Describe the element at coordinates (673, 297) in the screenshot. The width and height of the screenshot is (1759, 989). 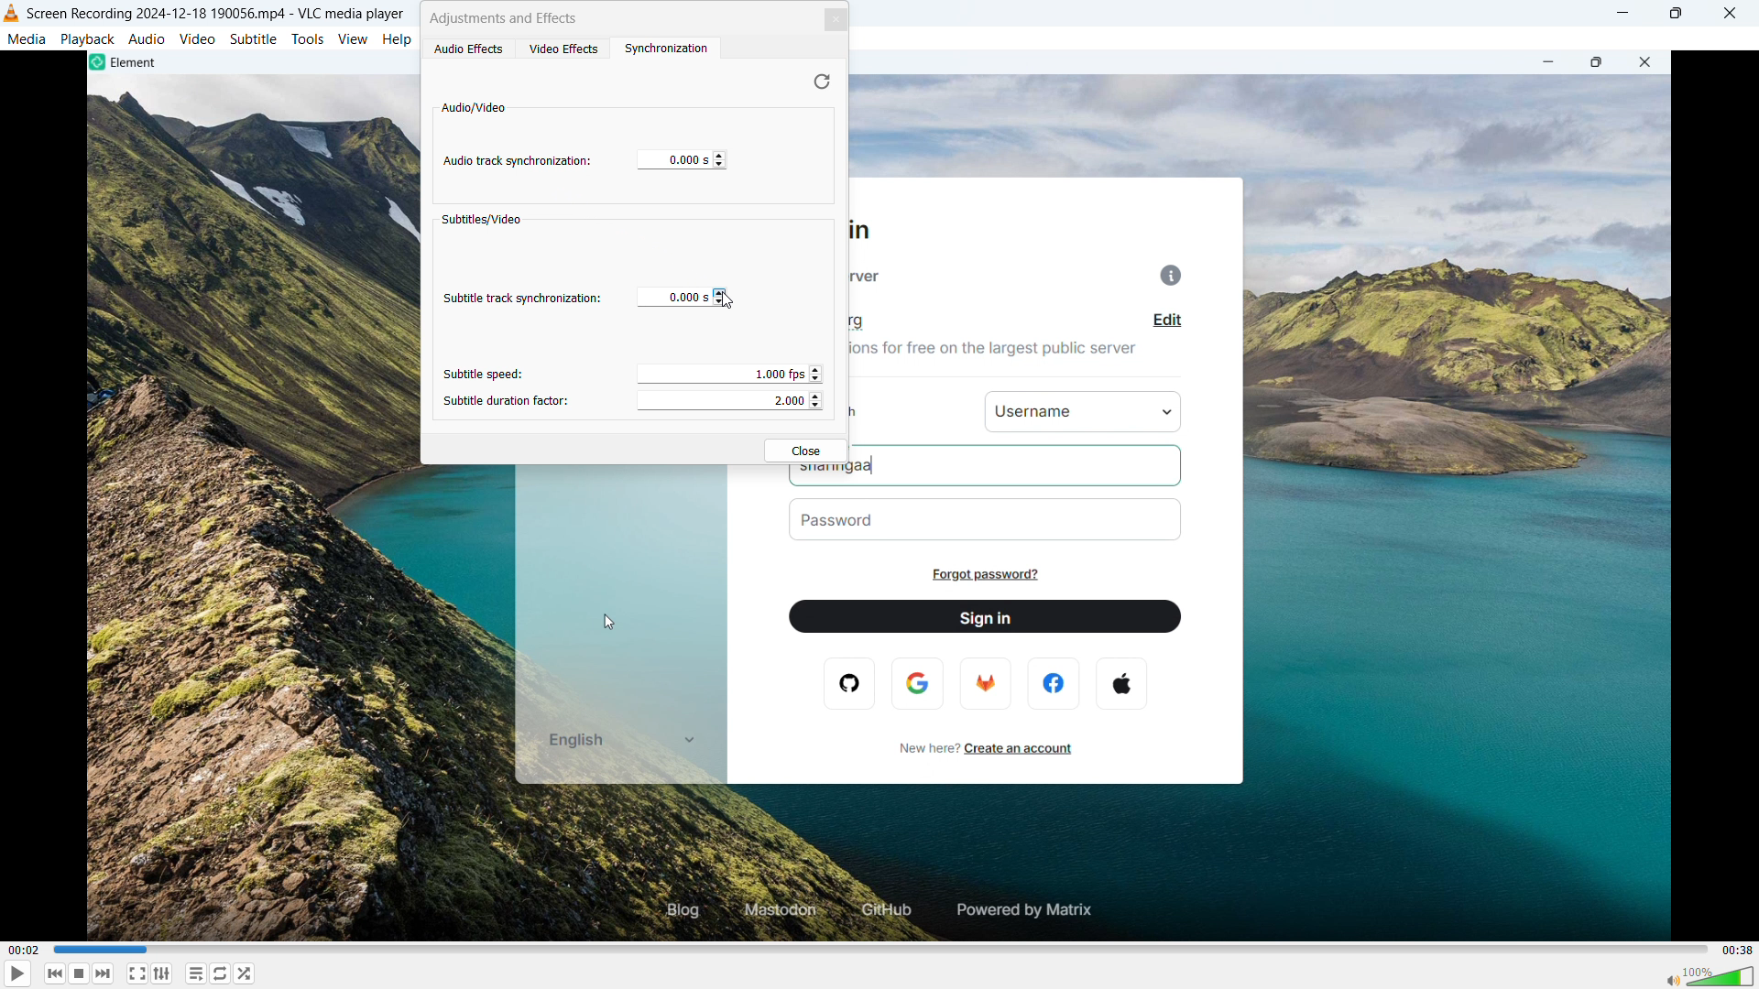
I see `edit subtitle track synchronization` at that location.